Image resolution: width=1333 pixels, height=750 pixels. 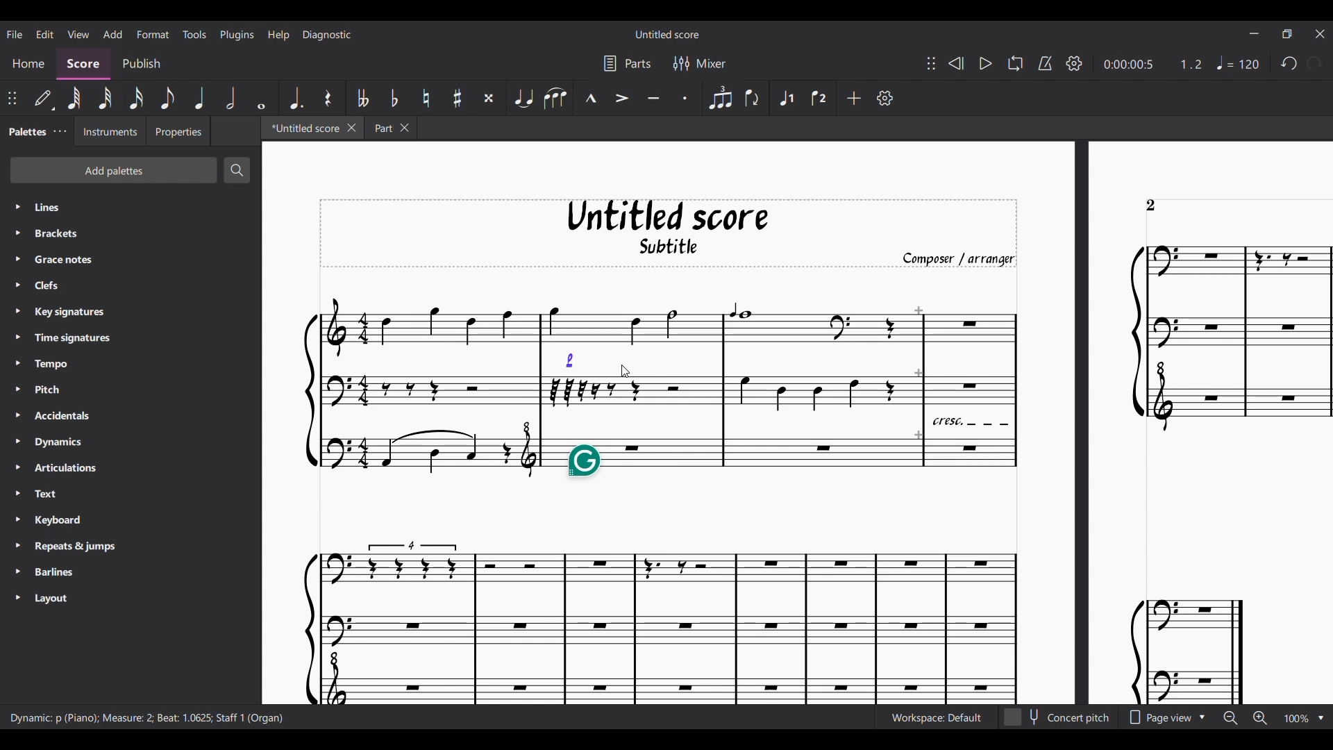 I want to click on Zoom in, so click(x=1260, y=718).